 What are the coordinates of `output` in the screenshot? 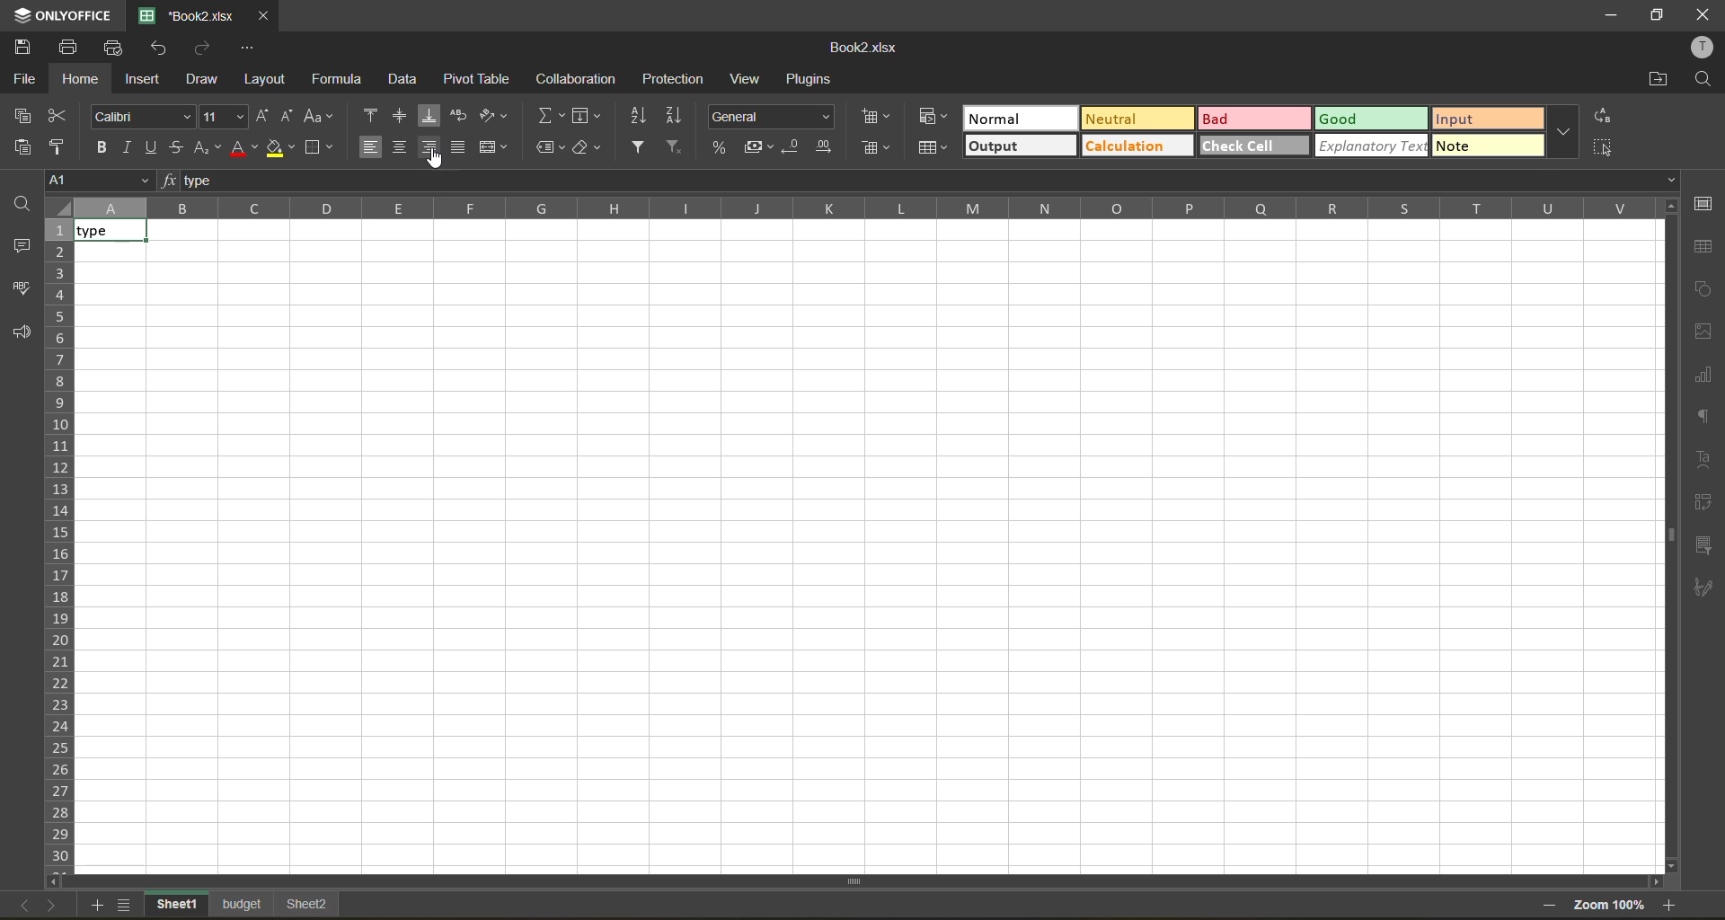 It's located at (1018, 148).